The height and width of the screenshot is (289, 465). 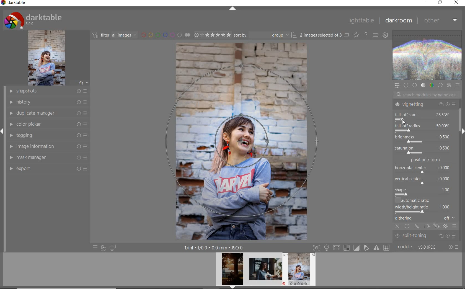 I want to click on MINIMIZE, so click(x=424, y=2).